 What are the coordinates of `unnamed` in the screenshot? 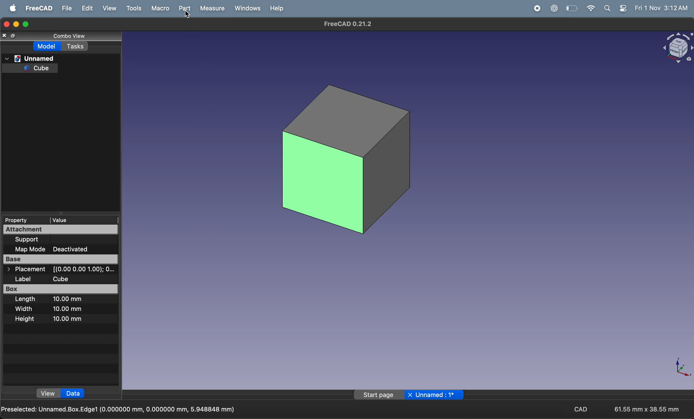 It's located at (32, 58).